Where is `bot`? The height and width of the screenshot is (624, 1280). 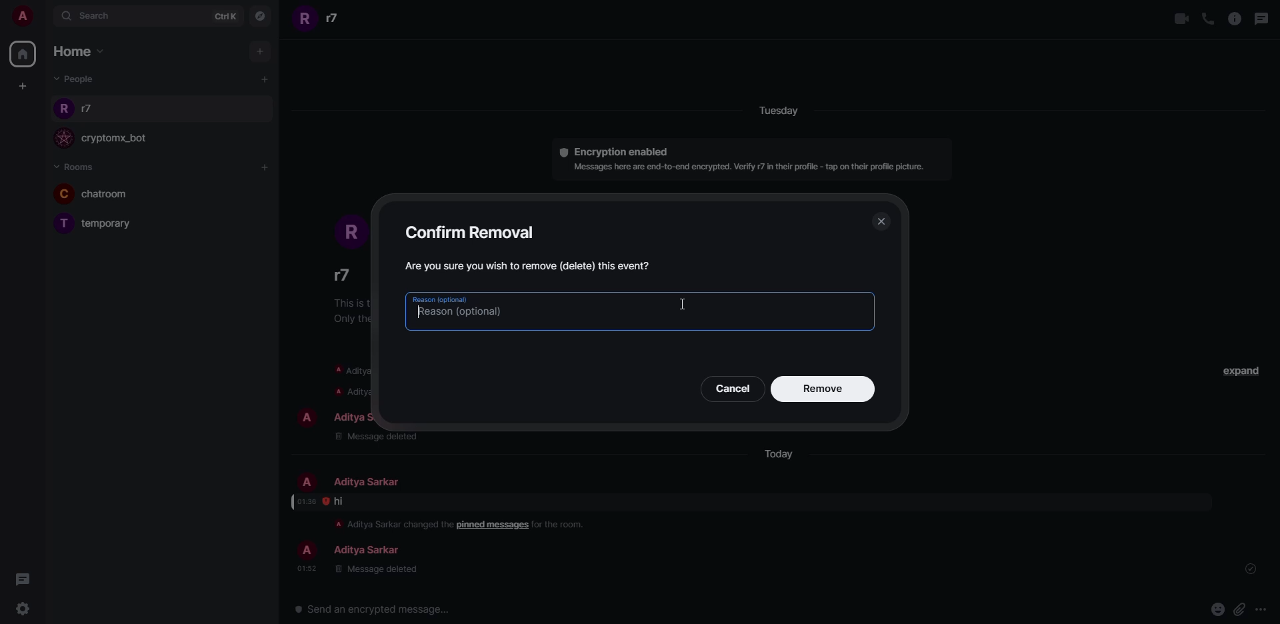
bot is located at coordinates (117, 139).